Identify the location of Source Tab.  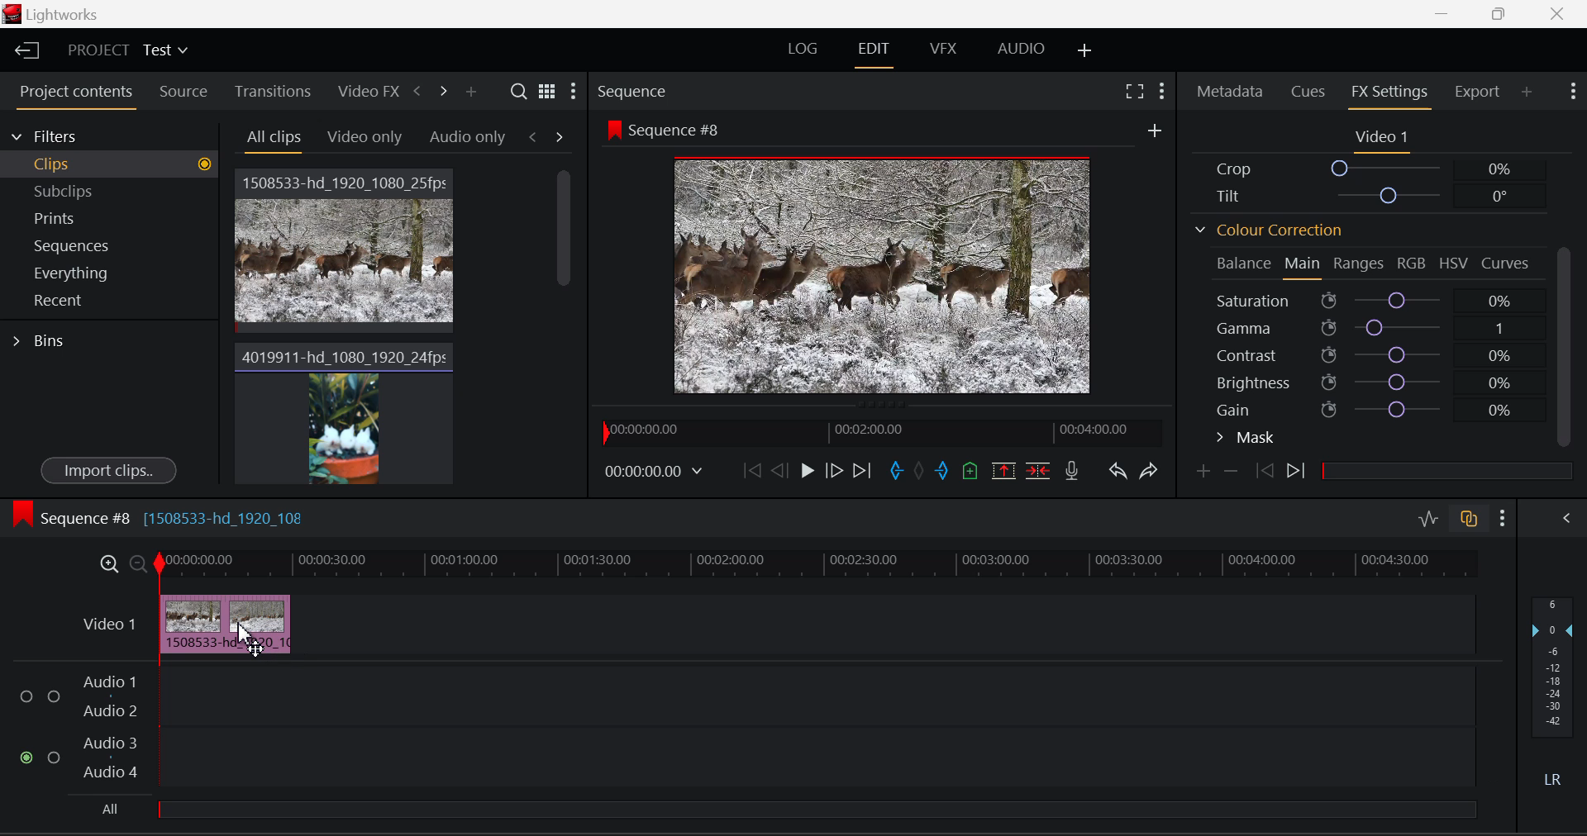
(183, 91).